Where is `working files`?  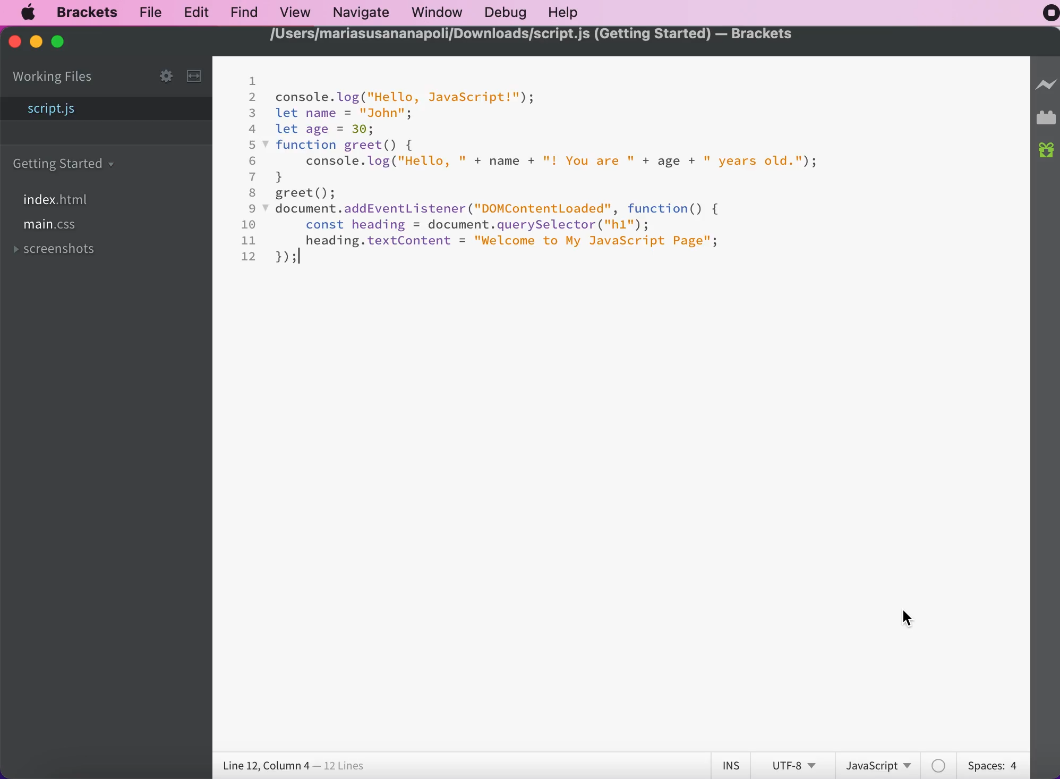 working files is located at coordinates (54, 77).